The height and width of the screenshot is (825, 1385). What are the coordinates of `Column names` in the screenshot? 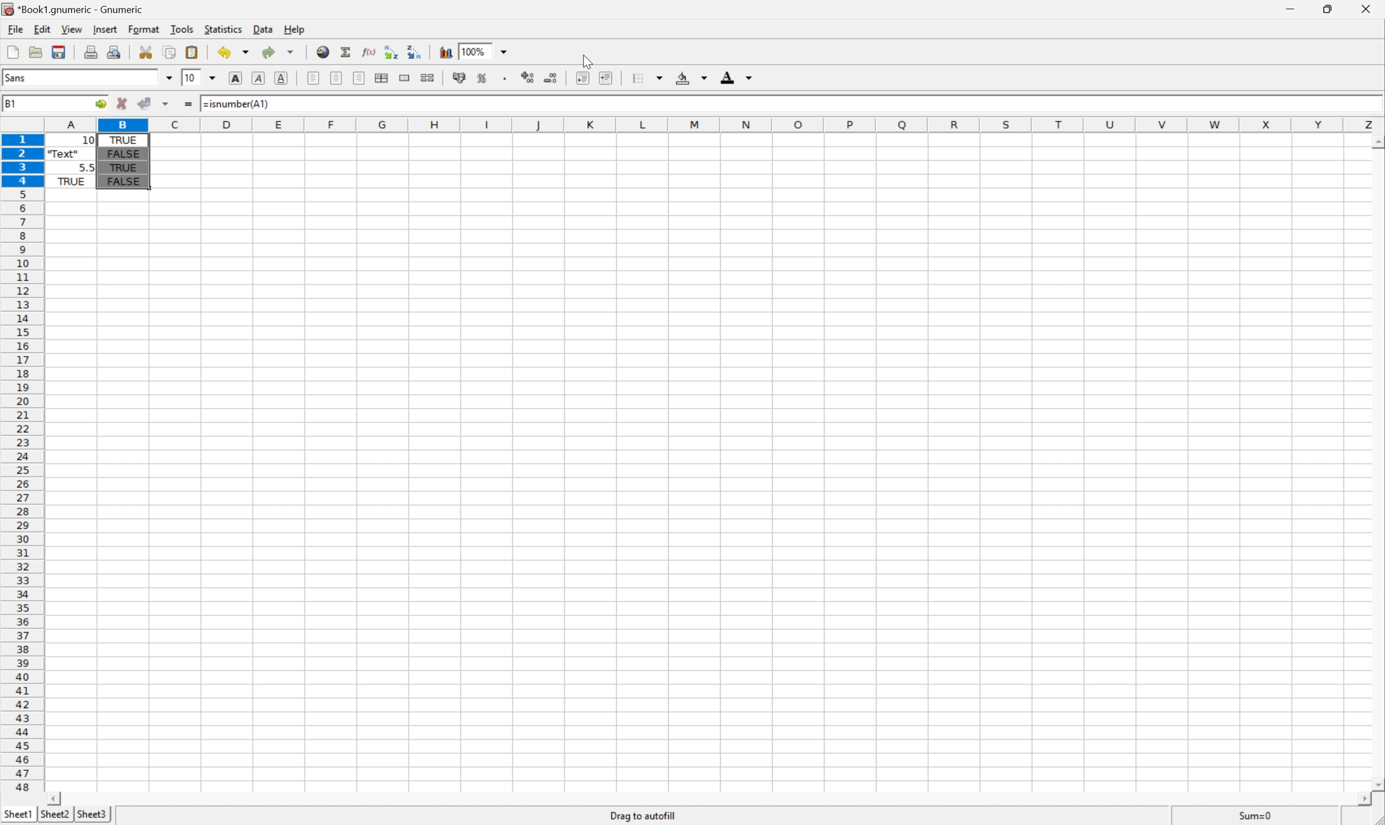 It's located at (714, 125).